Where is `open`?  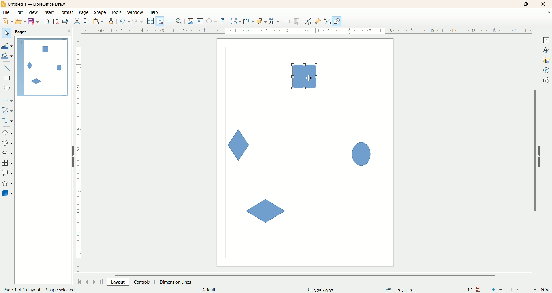
open is located at coordinates (20, 21).